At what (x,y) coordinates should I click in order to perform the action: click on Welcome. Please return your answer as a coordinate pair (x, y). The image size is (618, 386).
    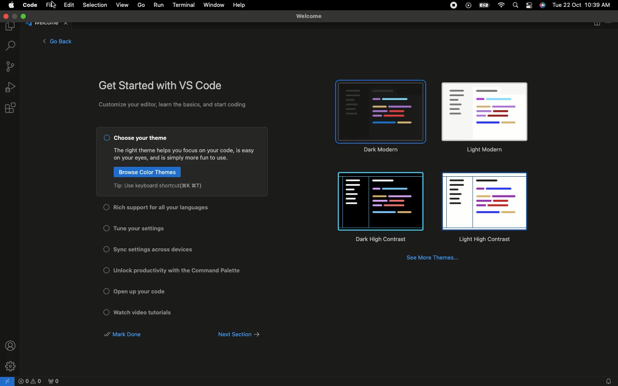
    Looking at the image, I should click on (312, 14).